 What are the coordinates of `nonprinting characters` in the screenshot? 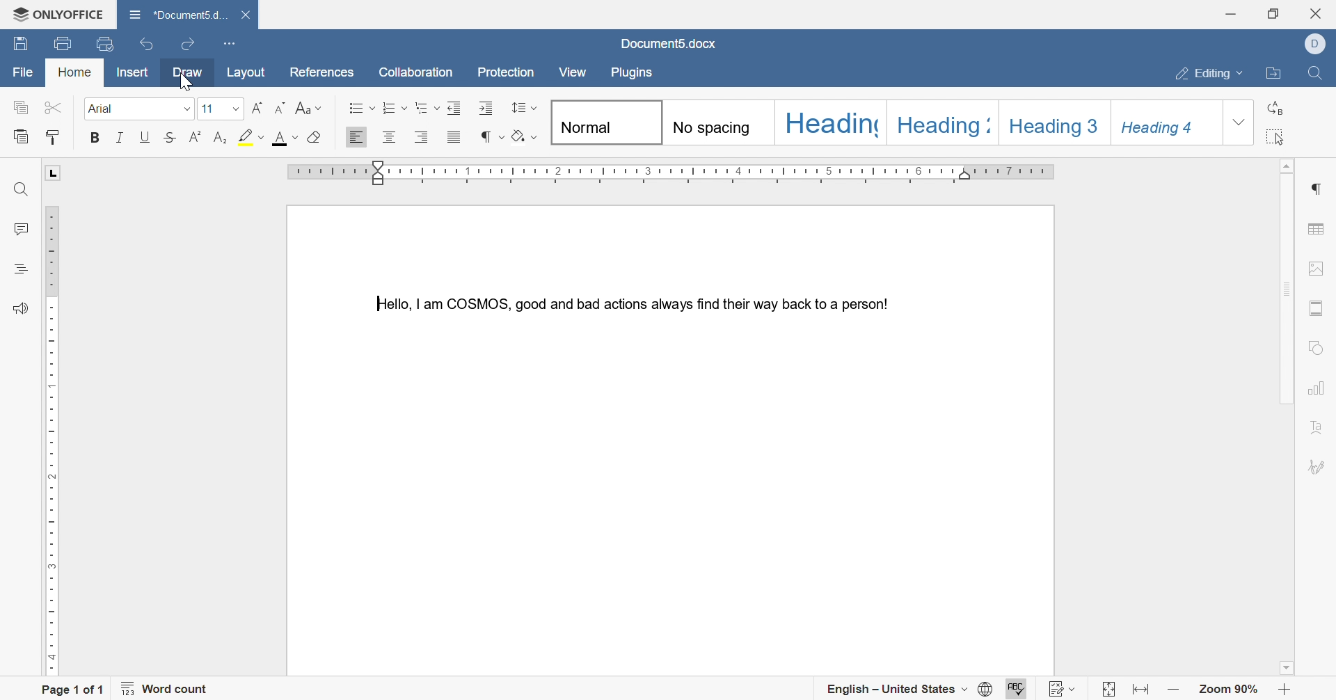 It's located at (491, 136).